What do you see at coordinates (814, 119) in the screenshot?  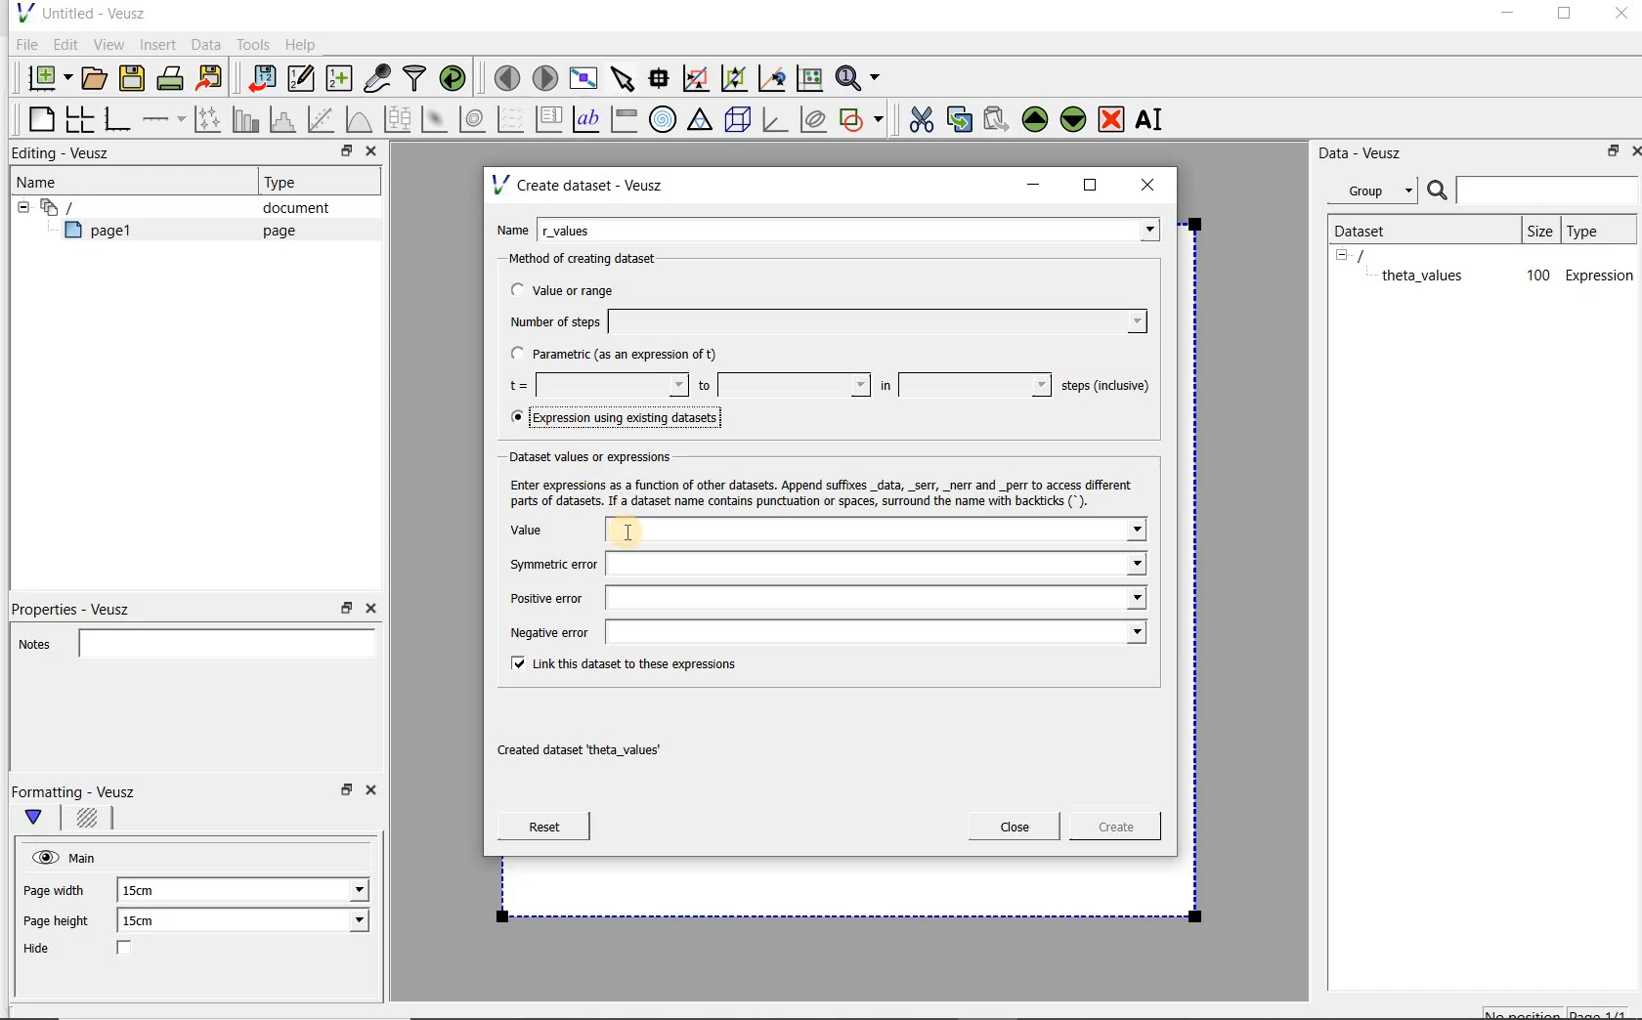 I see `plot covariance ellipses` at bounding box center [814, 119].